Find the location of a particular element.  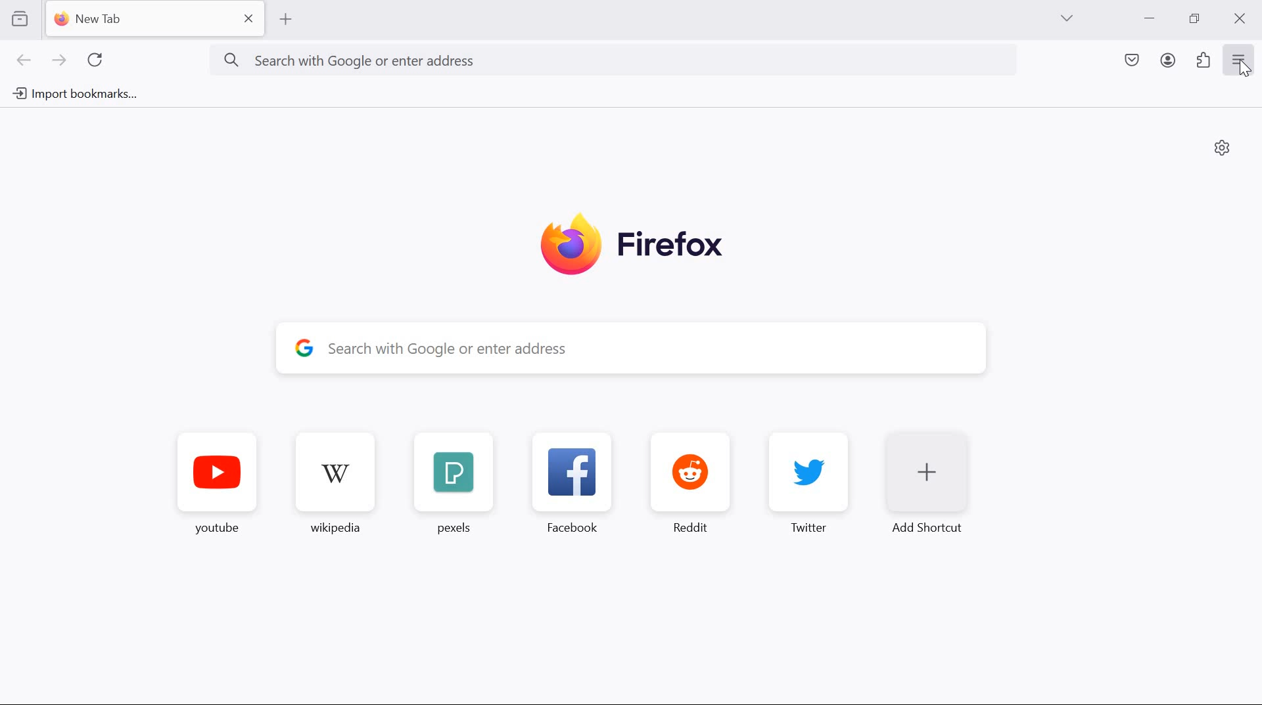

new tab is located at coordinates (158, 19).